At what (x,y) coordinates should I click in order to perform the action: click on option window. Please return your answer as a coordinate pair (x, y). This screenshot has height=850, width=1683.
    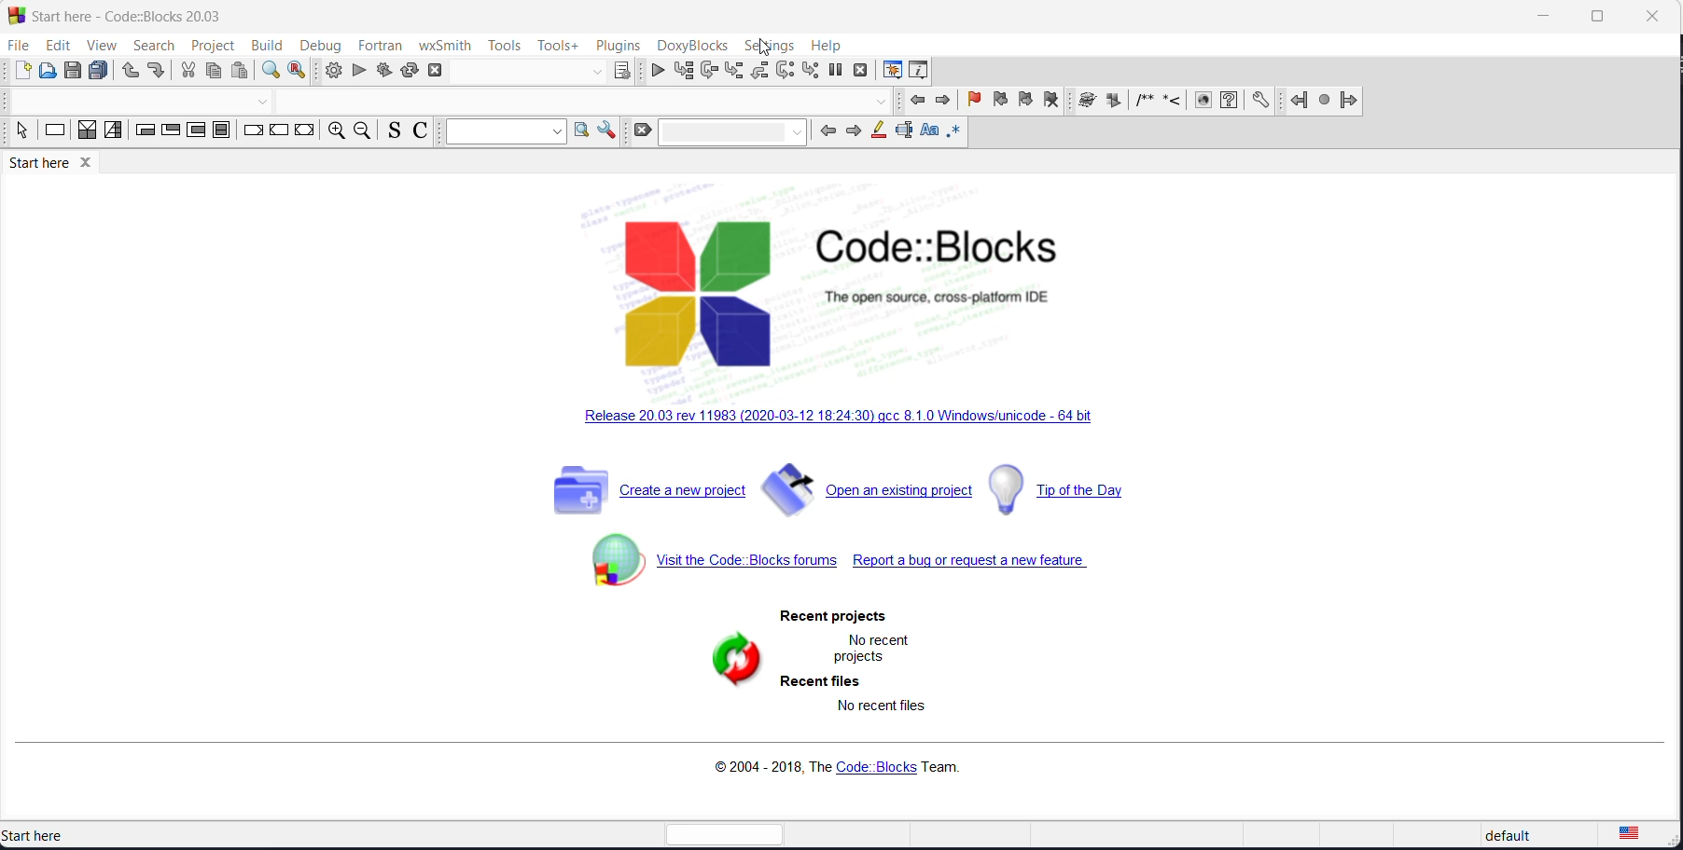
    Looking at the image, I should click on (586, 133).